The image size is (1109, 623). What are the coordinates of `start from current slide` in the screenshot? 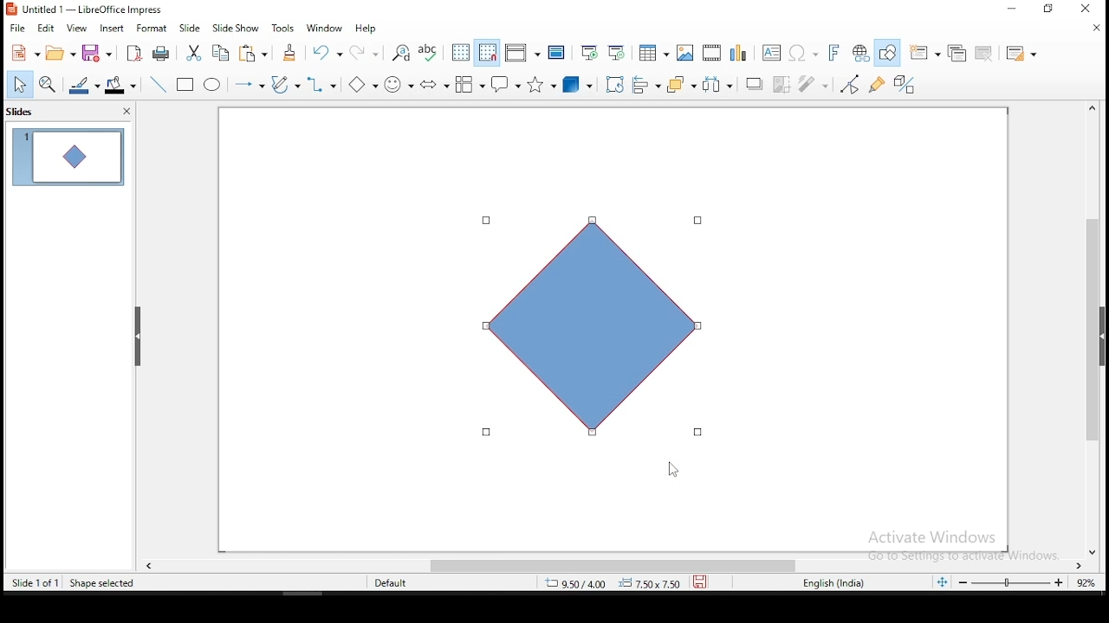 It's located at (613, 53).